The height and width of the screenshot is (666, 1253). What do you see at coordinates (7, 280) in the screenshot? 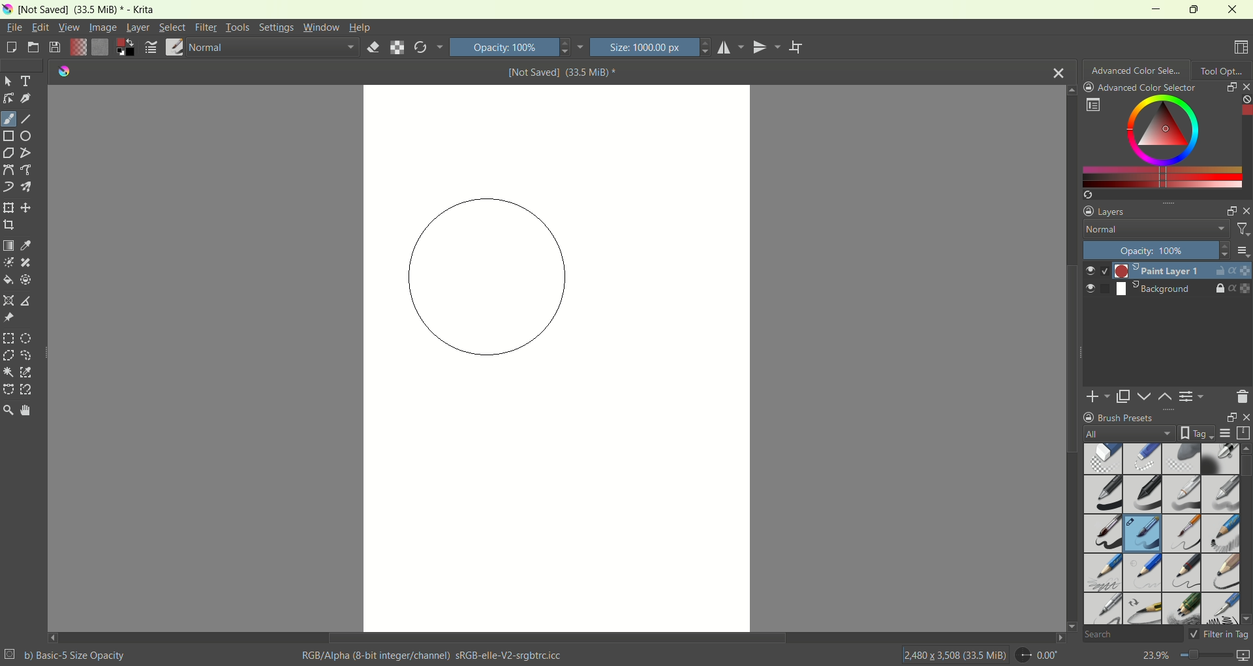
I see `fill a contiguous area` at bounding box center [7, 280].